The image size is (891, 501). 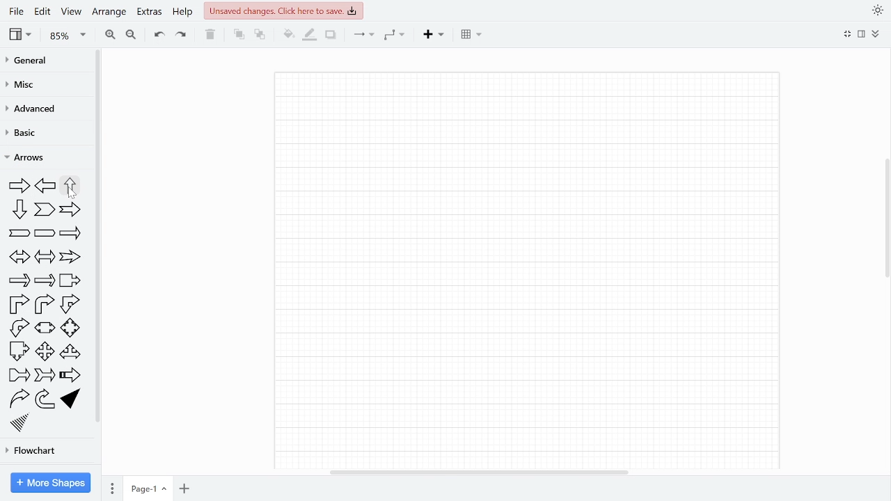 What do you see at coordinates (36, 448) in the screenshot?
I see `Flowchart` at bounding box center [36, 448].